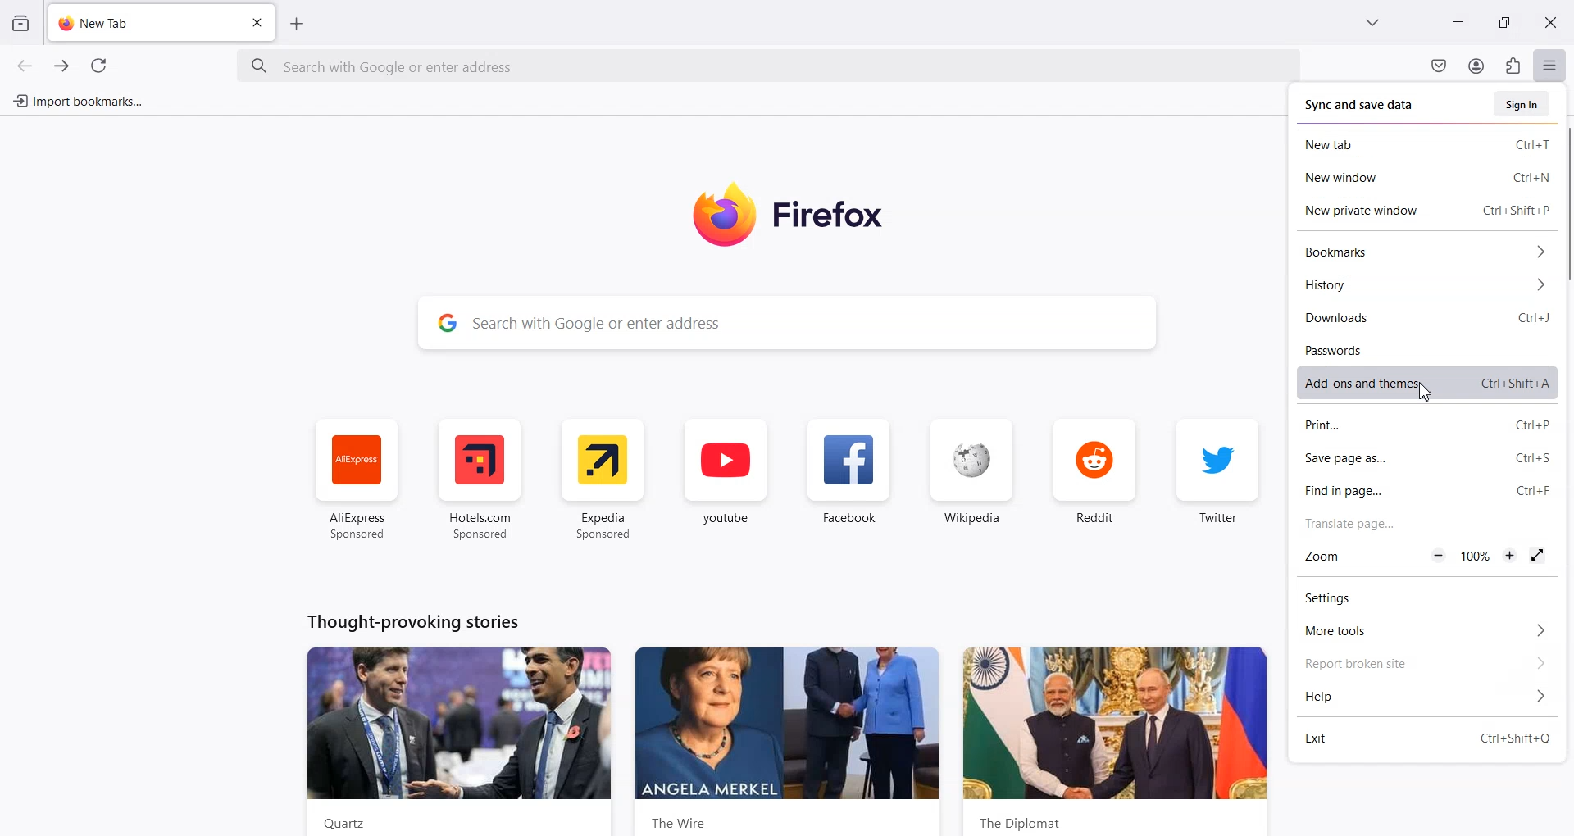 The image size is (1574, 836). I want to click on Extensions, so click(1513, 66).